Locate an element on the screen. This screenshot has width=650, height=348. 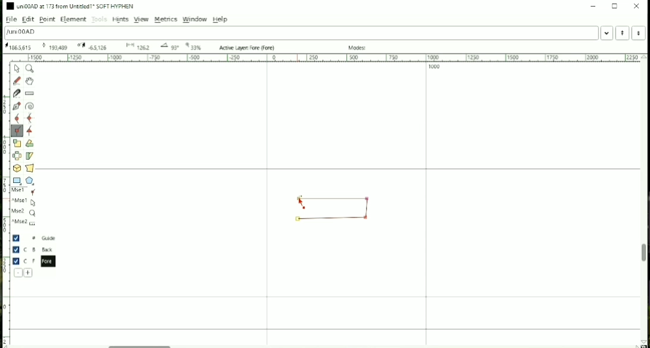
Measure distance, angle between points is located at coordinates (30, 94).